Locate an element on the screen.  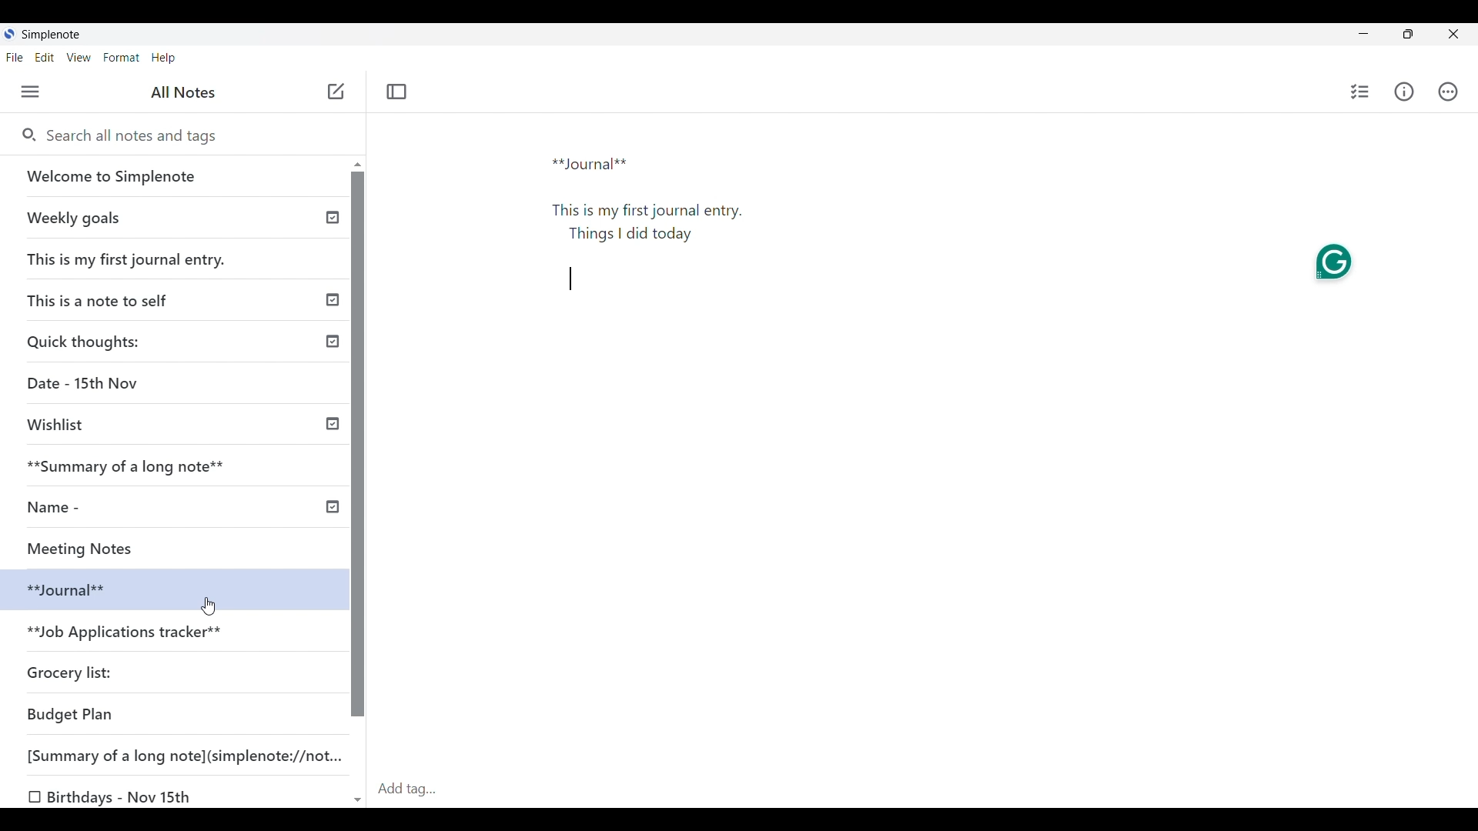
Format menu is located at coordinates (122, 58).